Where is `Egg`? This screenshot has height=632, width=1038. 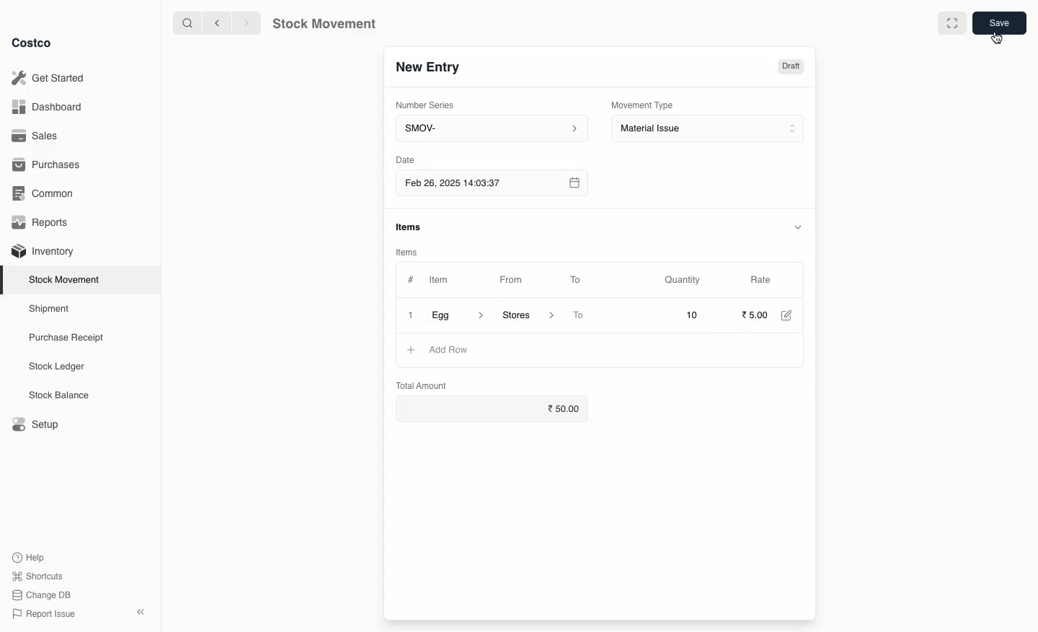 Egg is located at coordinates (458, 315).